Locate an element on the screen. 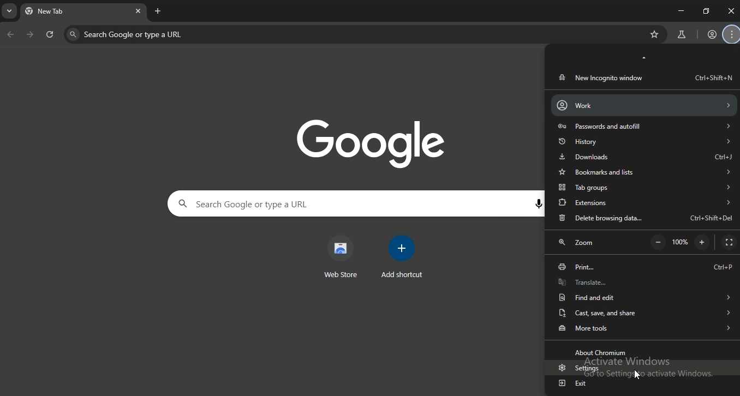  text is located at coordinates (602, 352).